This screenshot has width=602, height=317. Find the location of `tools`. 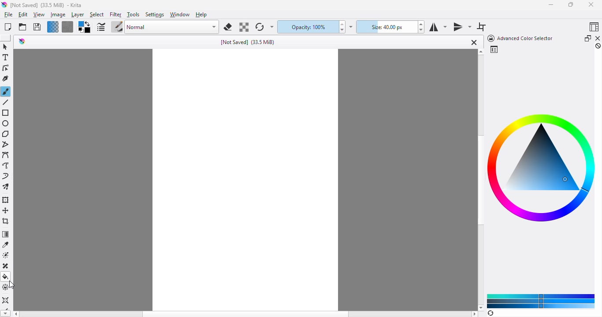

tools is located at coordinates (133, 15).